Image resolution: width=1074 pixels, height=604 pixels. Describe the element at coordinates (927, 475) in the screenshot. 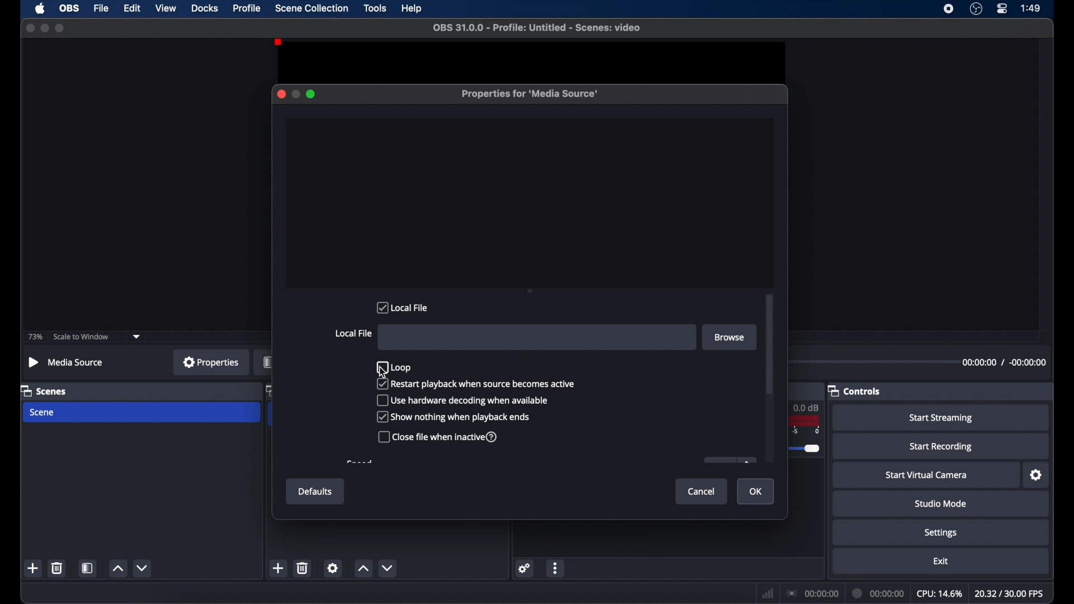

I see `start virtual camera` at that location.